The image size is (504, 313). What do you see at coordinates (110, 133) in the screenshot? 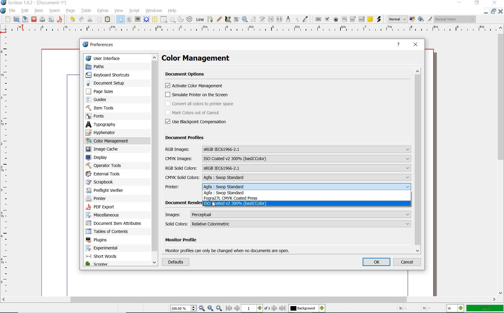
I see `hyphenator` at bounding box center [110, 133].